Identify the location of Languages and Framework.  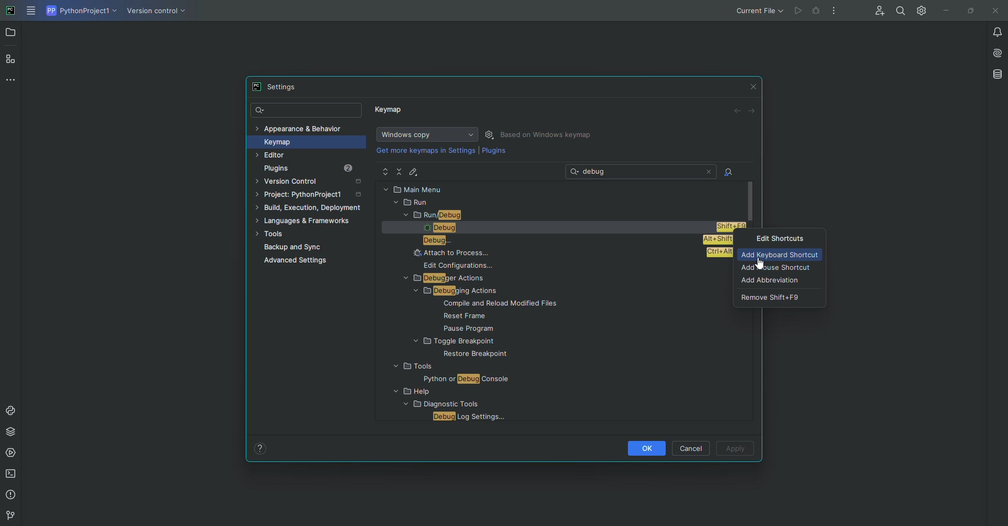
(307, 222).